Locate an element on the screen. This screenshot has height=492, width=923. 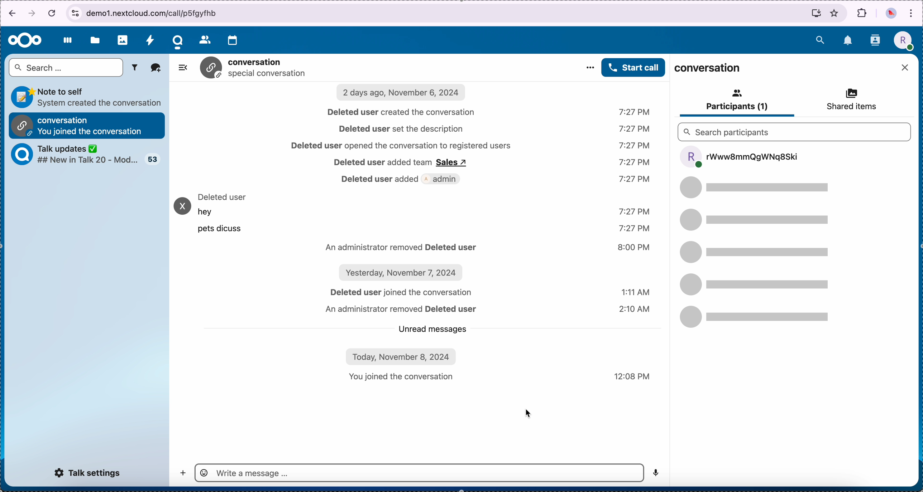
notifications is located at coordinates (848, 41).